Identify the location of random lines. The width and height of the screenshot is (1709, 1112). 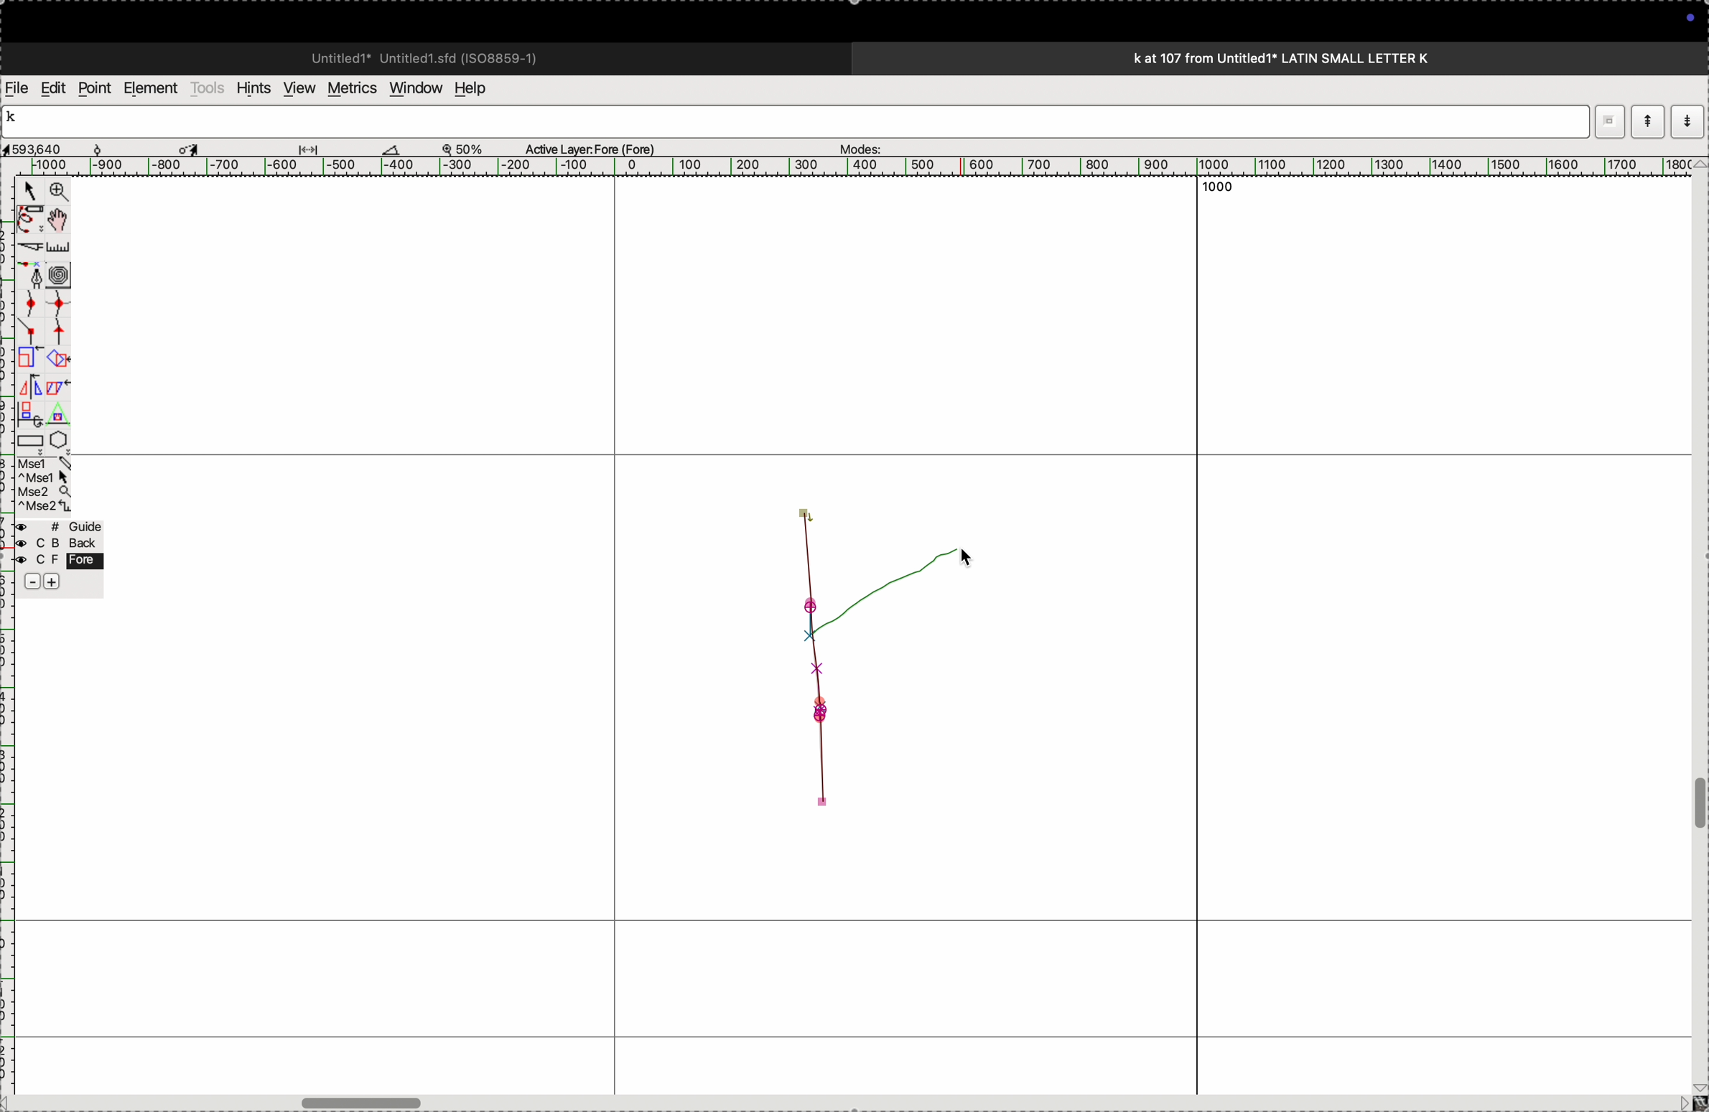
(851, 656).